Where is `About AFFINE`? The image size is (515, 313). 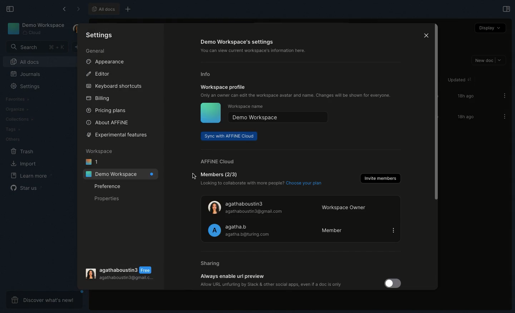 About AFFINE is located at coordinates (108, 122).